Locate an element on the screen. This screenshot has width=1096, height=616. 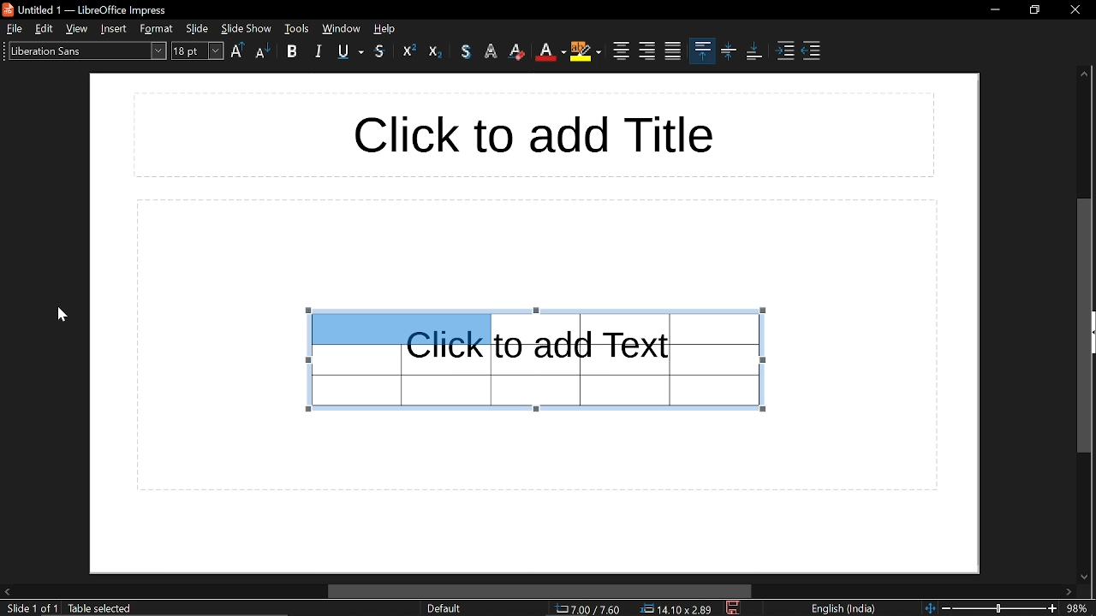
help is located at coordinates (387, 28).